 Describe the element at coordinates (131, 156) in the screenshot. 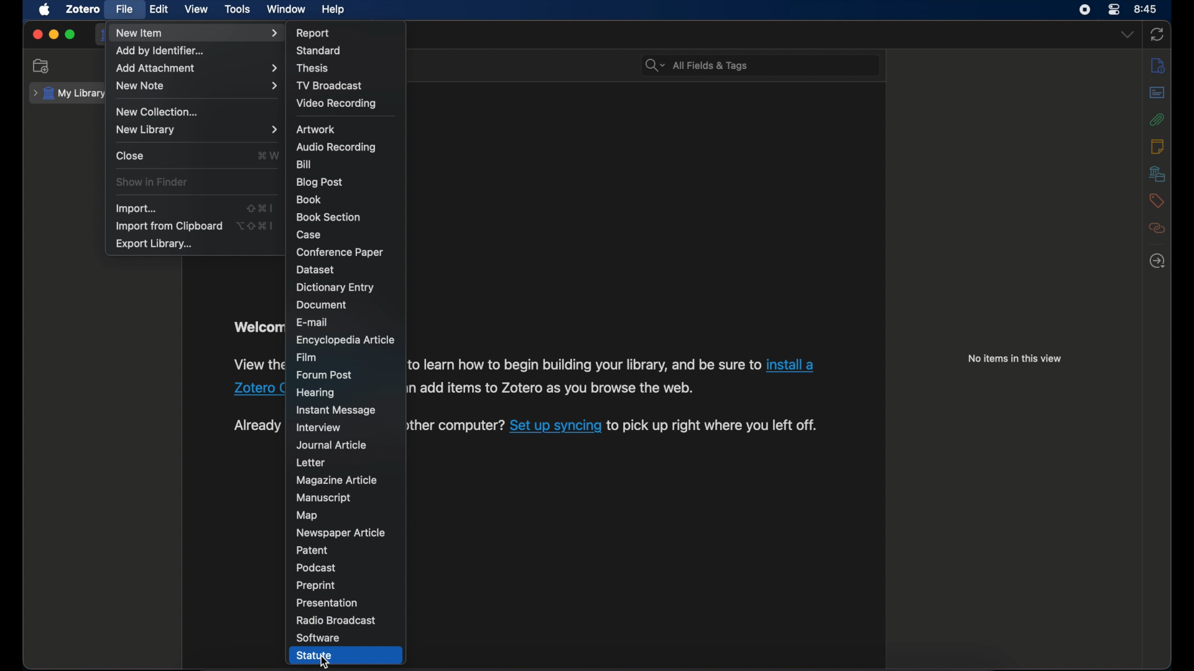

I see `close` at that location.